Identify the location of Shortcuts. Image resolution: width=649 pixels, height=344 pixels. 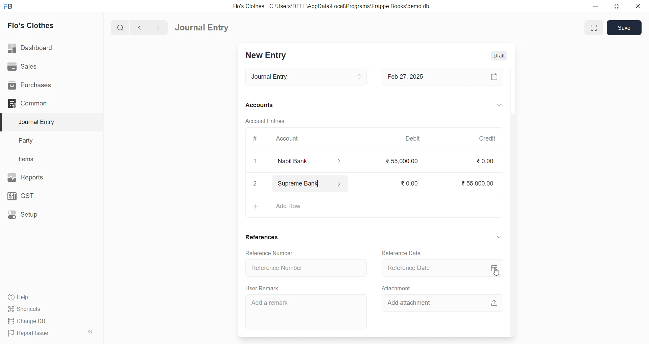
(41, 310).